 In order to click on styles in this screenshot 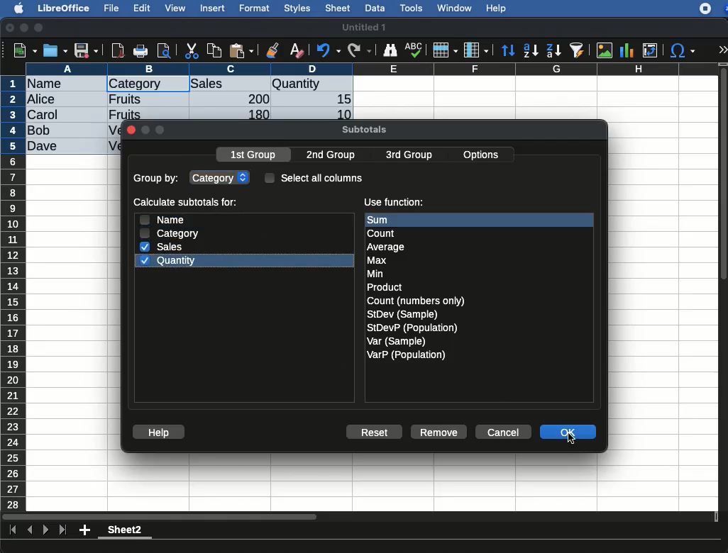, I will do `click(296, 10)`.